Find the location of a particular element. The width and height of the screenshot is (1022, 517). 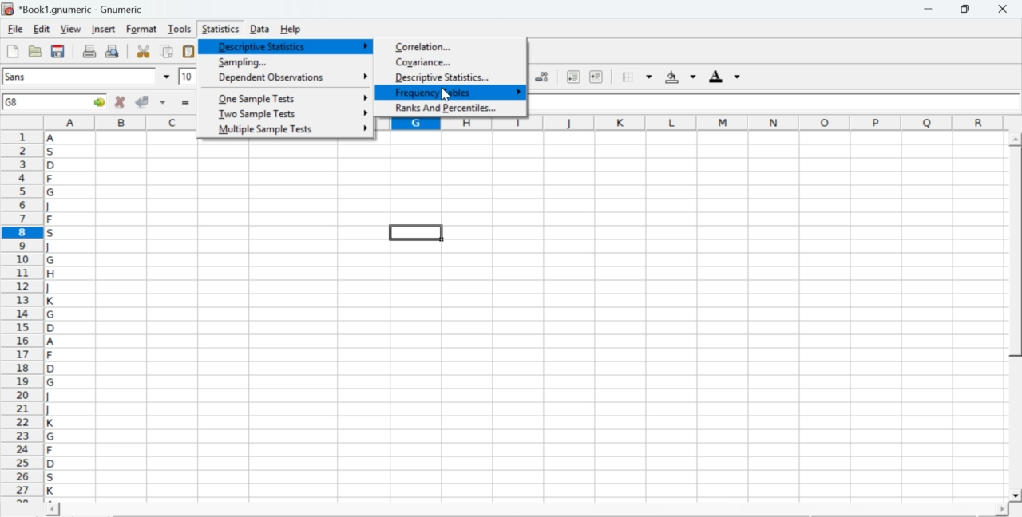

close is located at coordinates (1001, 9).